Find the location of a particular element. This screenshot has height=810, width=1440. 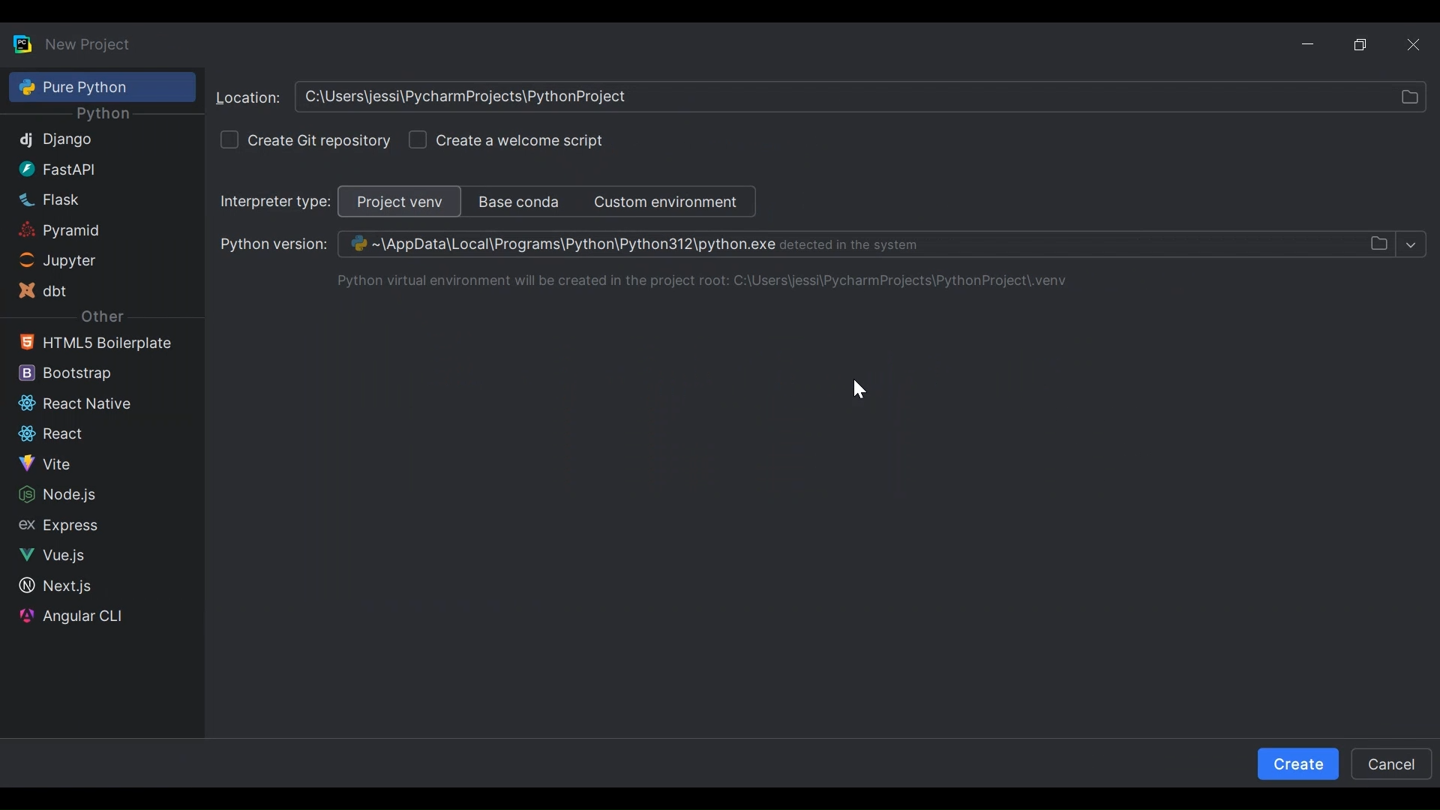

 is located at coordinates (96, 526).